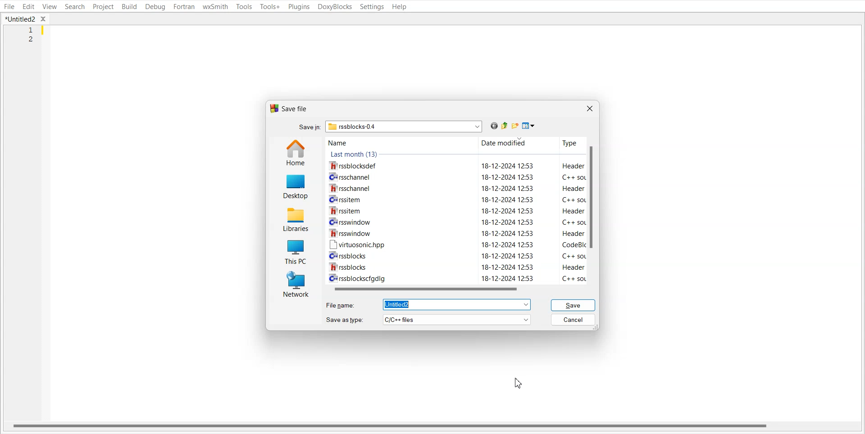 This screenshot has width=865, height=434. I want to click on Cancel, so click(574, 319).